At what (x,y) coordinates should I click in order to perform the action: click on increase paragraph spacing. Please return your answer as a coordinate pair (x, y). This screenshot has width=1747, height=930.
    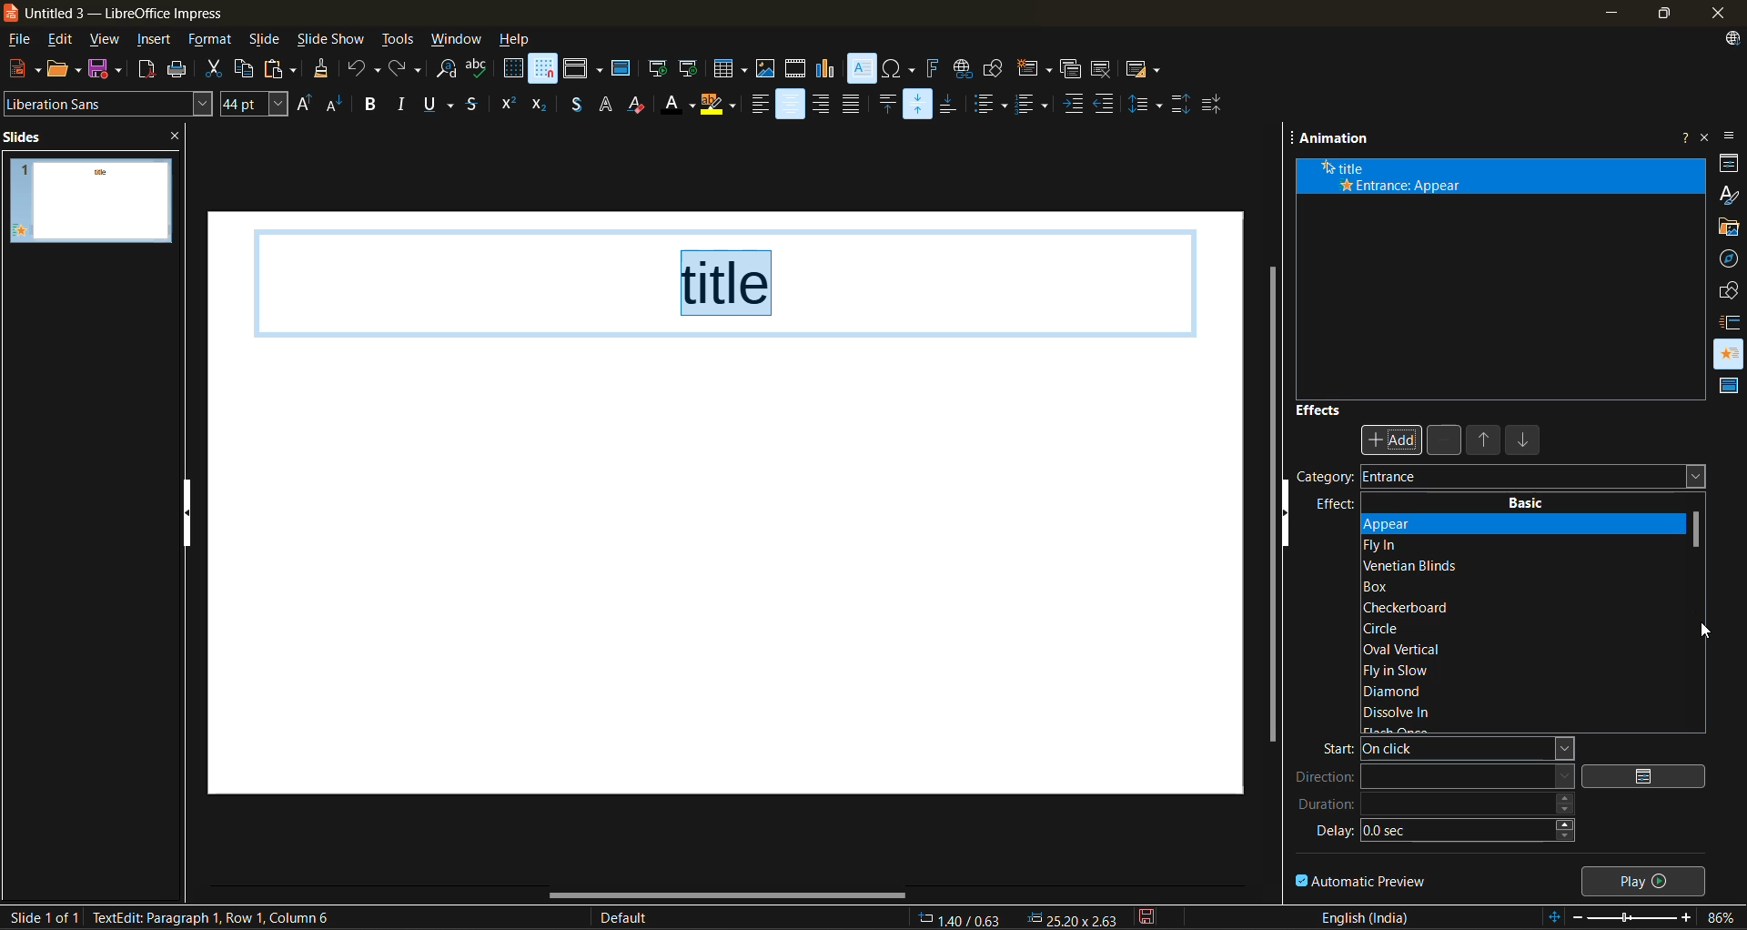
    Looking at the image, I should click on (1180, 105).